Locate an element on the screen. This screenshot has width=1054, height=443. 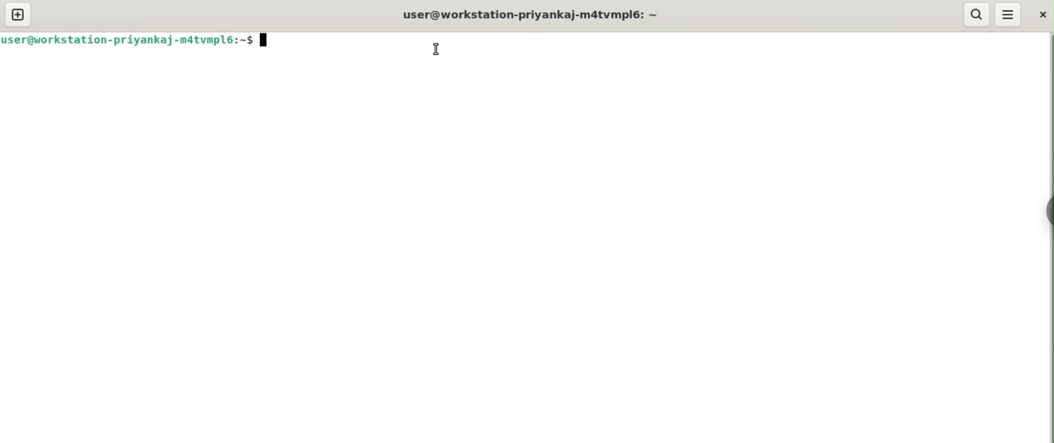
cursor is located at coordinates (436, 48).